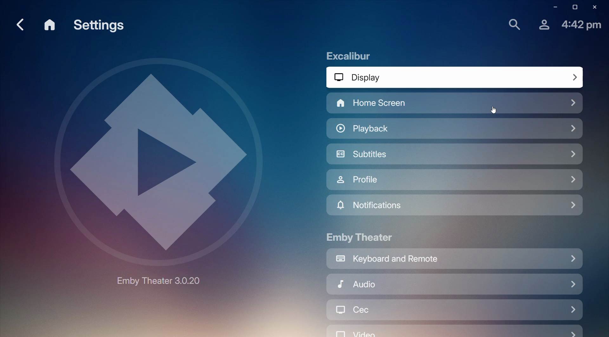  Describe the element at coordinates (455, 310) in the screenshot. I see `Cec` at that location.